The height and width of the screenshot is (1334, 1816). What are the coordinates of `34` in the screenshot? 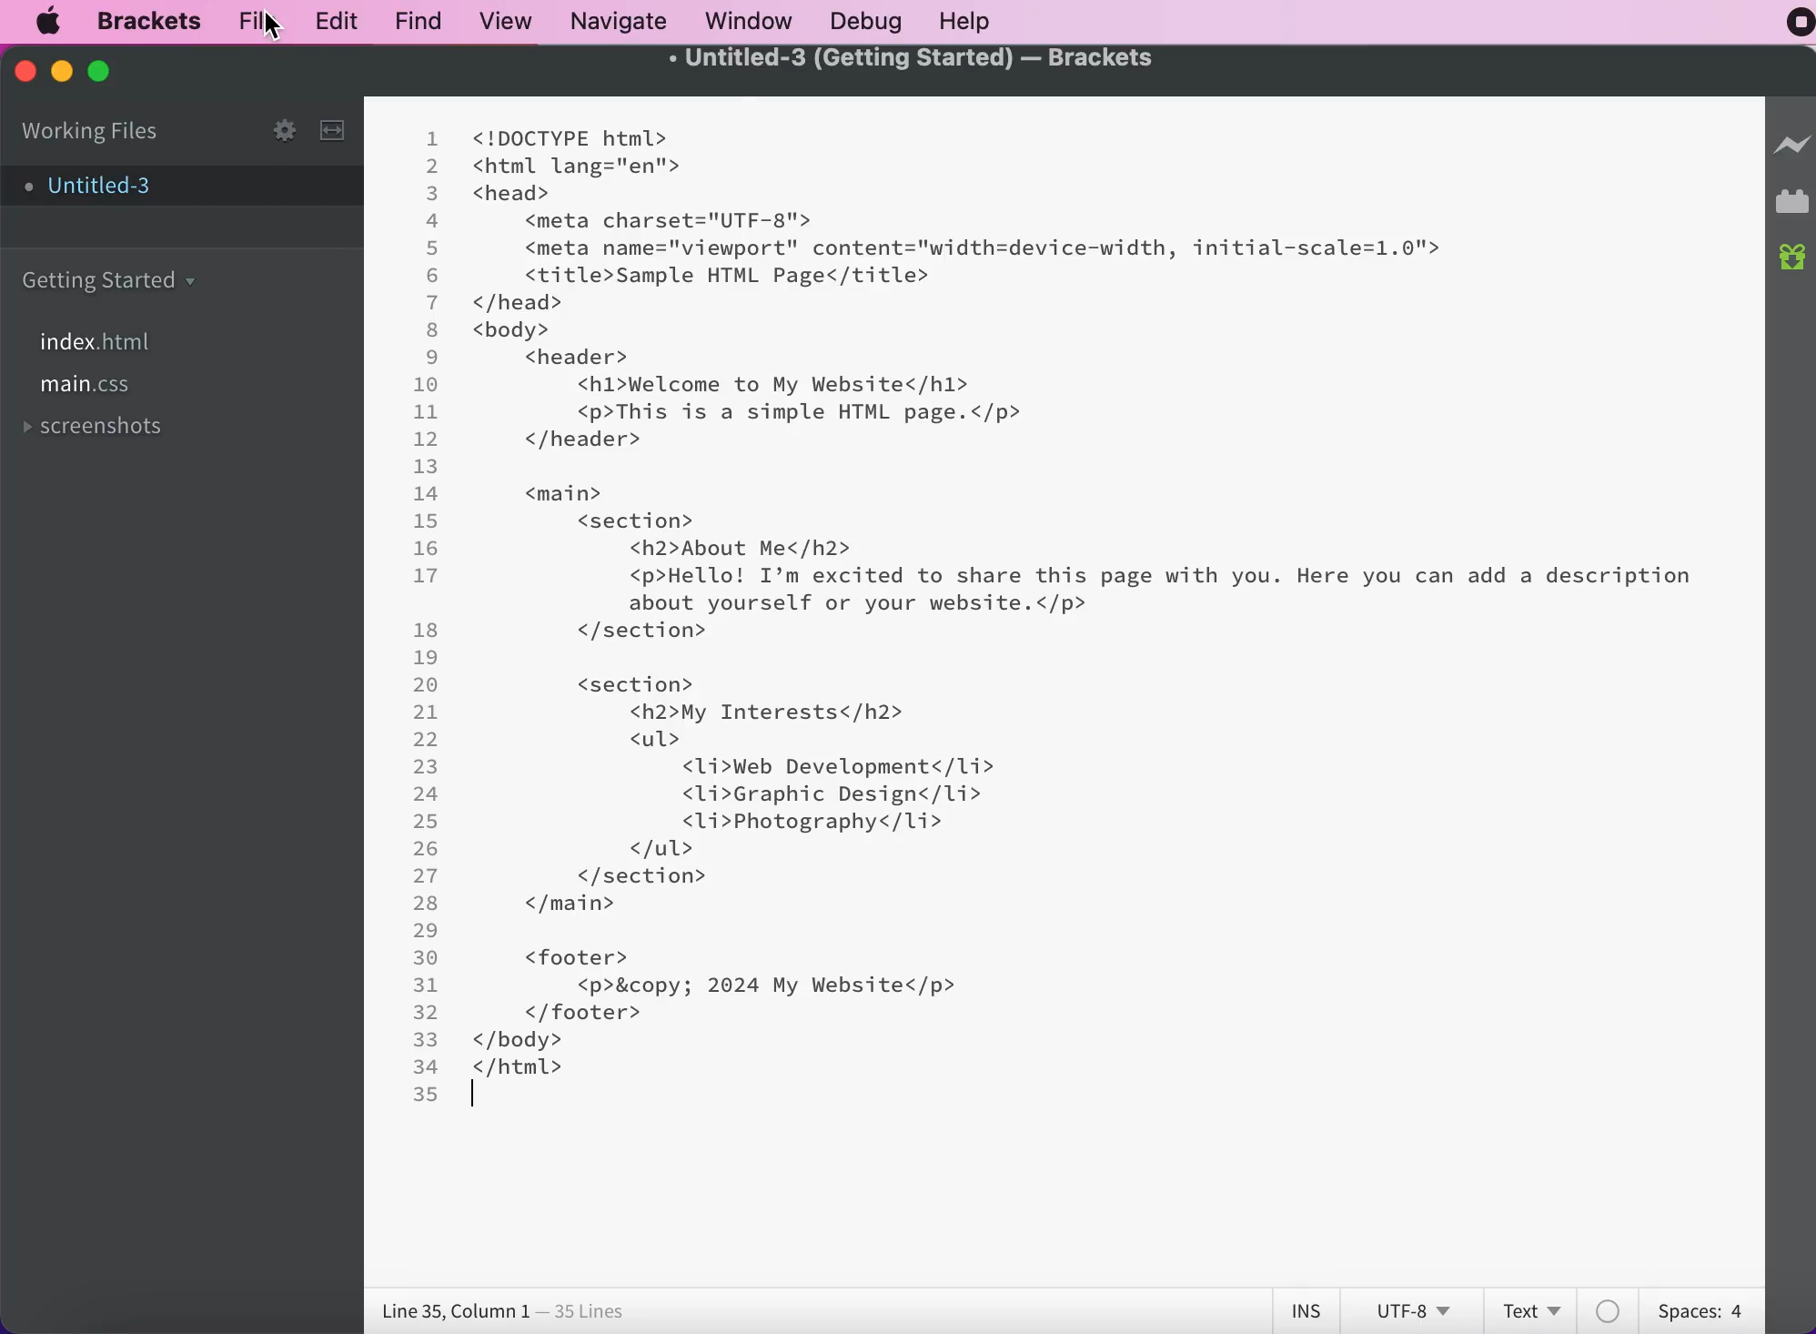 It's located at (427, 1067).